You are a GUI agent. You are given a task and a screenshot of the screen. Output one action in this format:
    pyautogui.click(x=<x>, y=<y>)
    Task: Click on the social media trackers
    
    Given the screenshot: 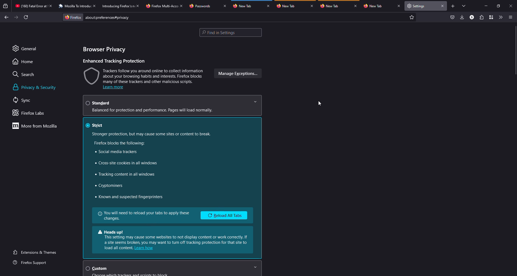 What is the action you would take?
    pyautogui.click(x=116, y=151)
    